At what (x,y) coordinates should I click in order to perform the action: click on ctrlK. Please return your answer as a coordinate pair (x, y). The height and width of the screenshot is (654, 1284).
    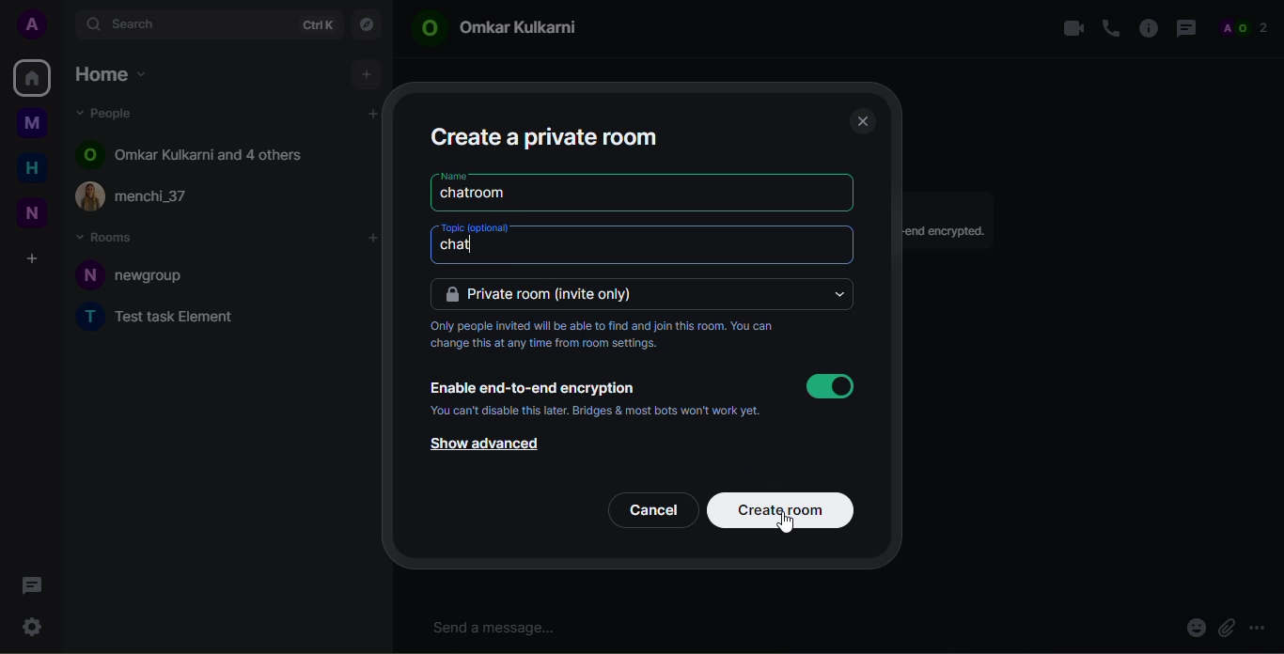
    Looking at the image, I should click on (317, 25).